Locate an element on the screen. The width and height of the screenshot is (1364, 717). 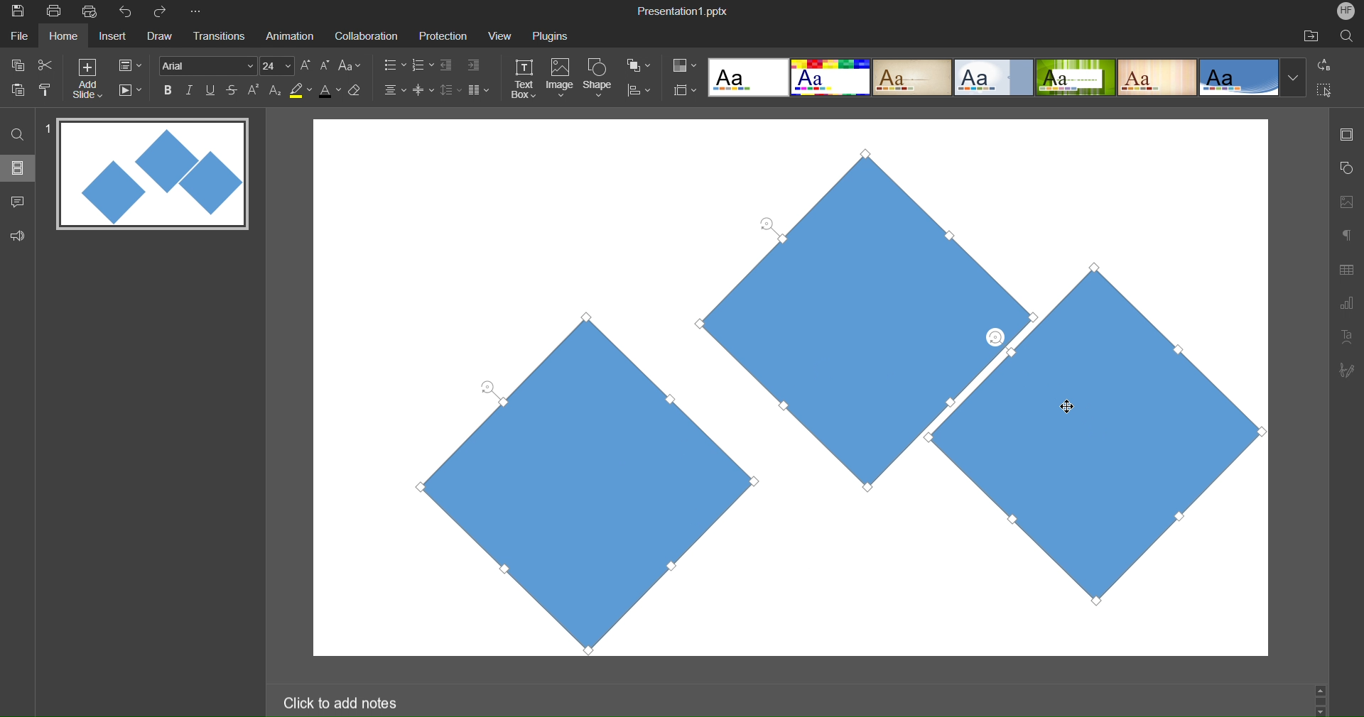
Text Art is located at coordinates (1347, 335).